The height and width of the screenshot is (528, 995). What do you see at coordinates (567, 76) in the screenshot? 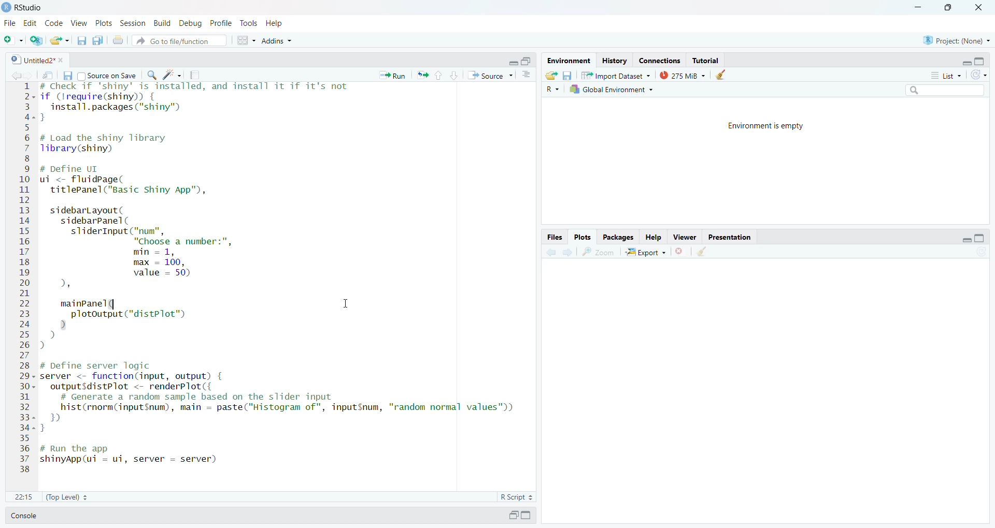
I see `save` at bounding box center [567, 76].